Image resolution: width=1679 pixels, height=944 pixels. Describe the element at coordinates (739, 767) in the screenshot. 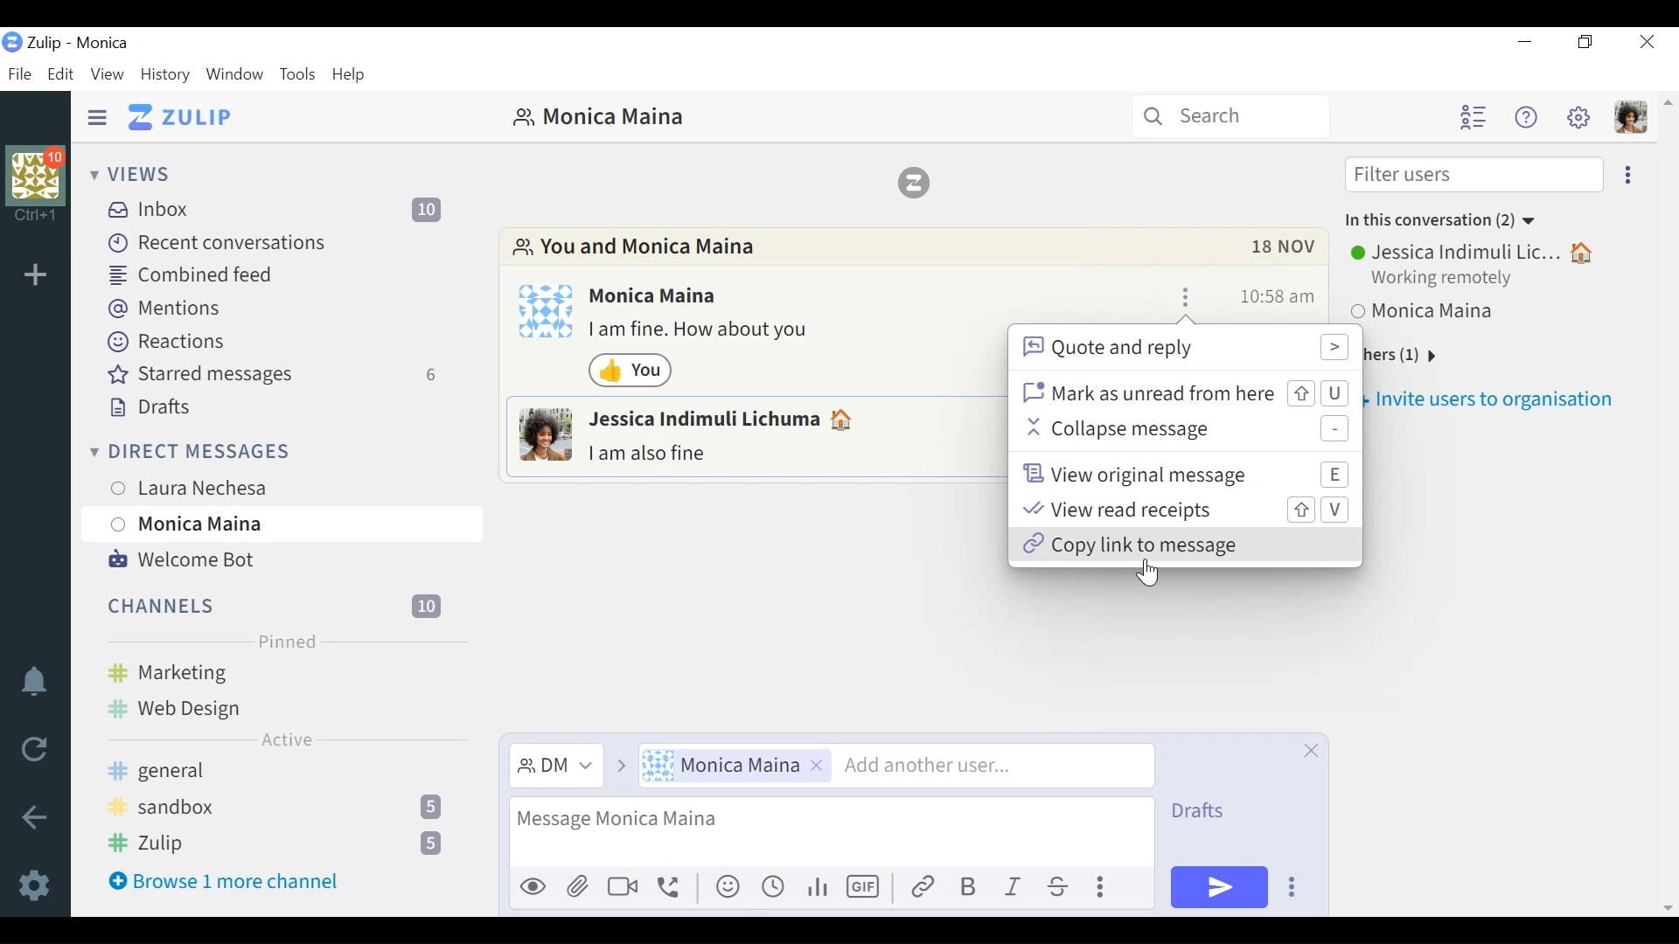

I see `Monica Maina` at that location.